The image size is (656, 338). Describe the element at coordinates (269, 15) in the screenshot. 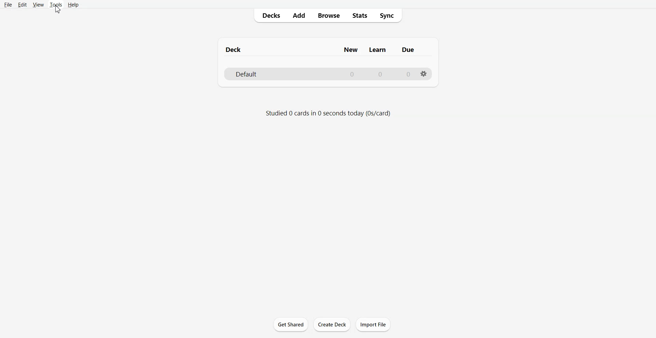

I see `Decks` at that location.